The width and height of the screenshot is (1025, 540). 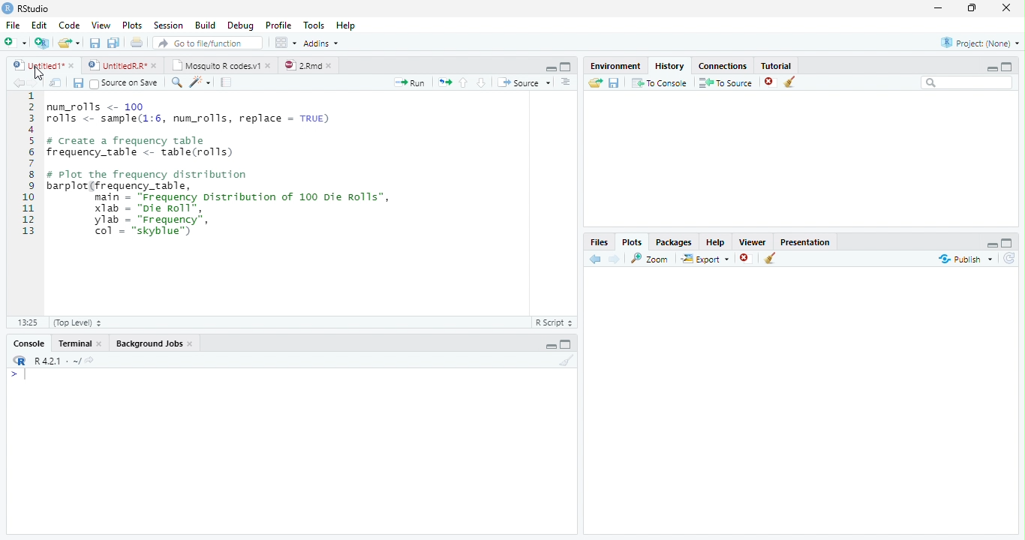 I want to click on Addins, so click(x=323, y=42).